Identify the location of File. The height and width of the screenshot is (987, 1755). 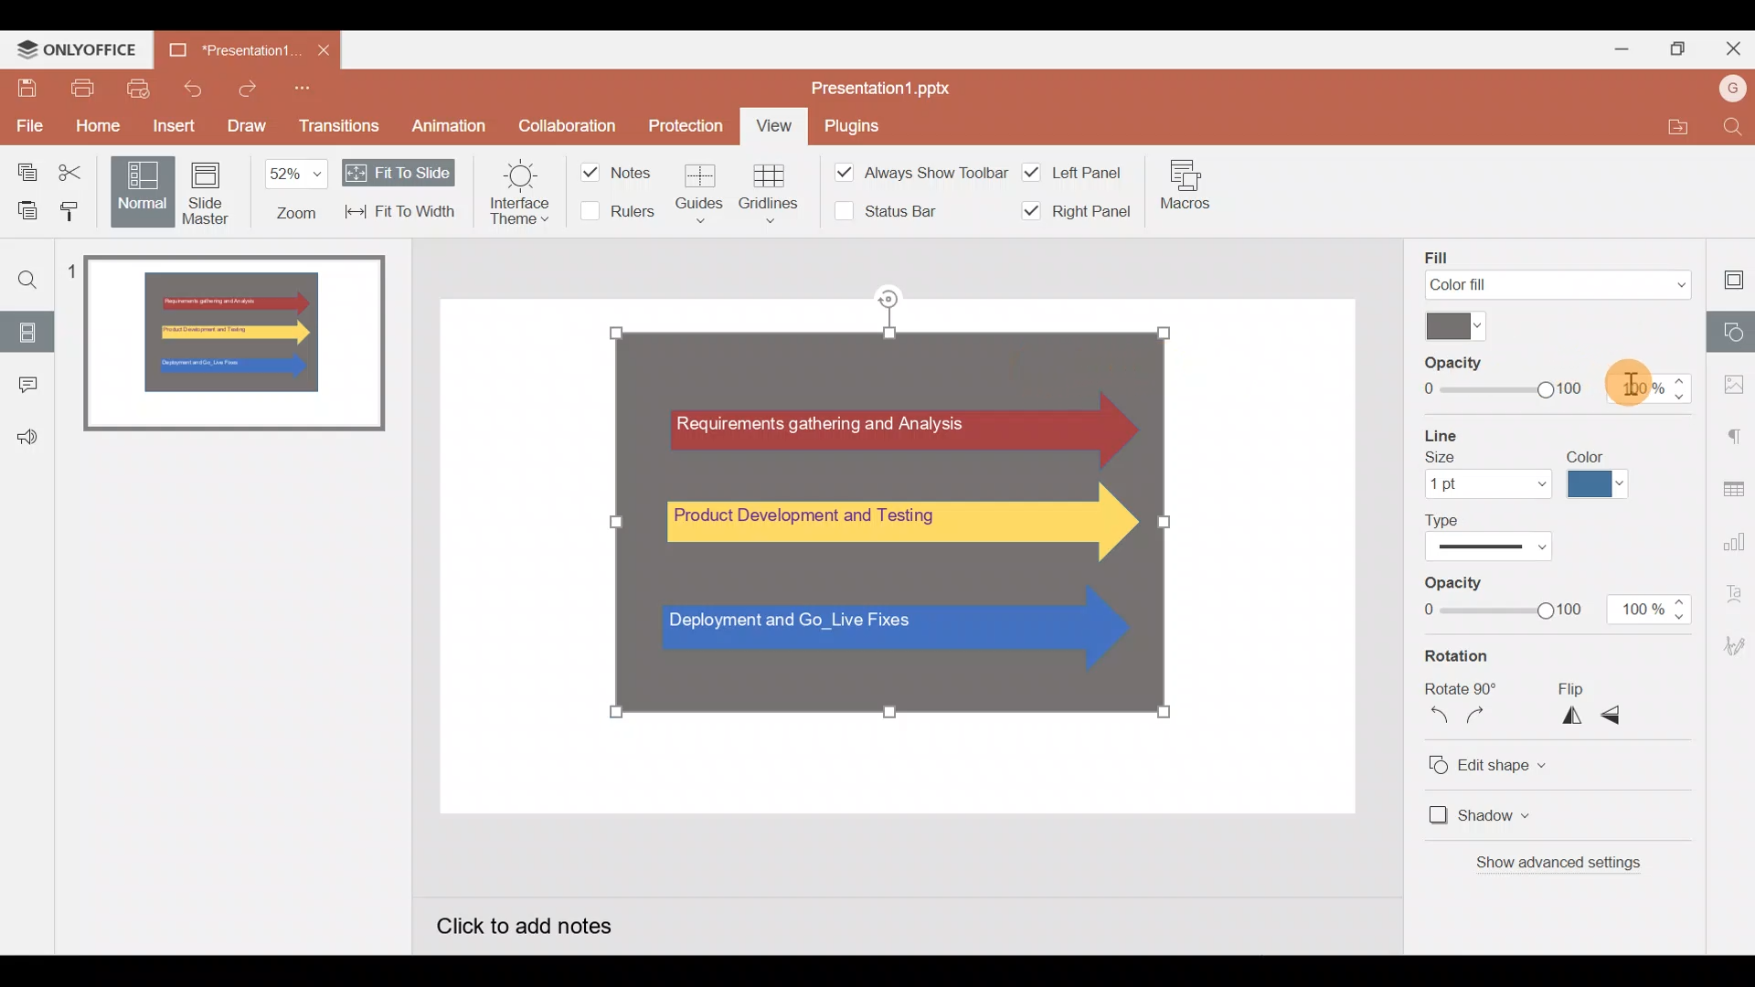
(27, 122).